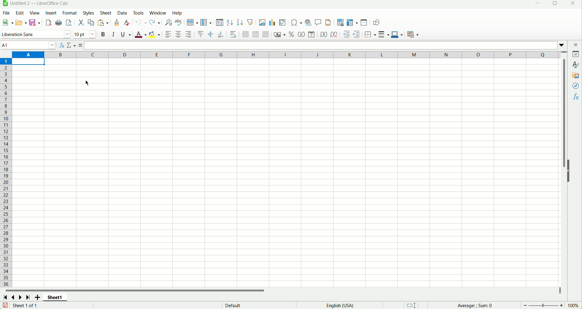 This screenshot has height=309, width=582. Describe the element at coordinates (364, 22) in the screenshot. I see `Split window` at that location.